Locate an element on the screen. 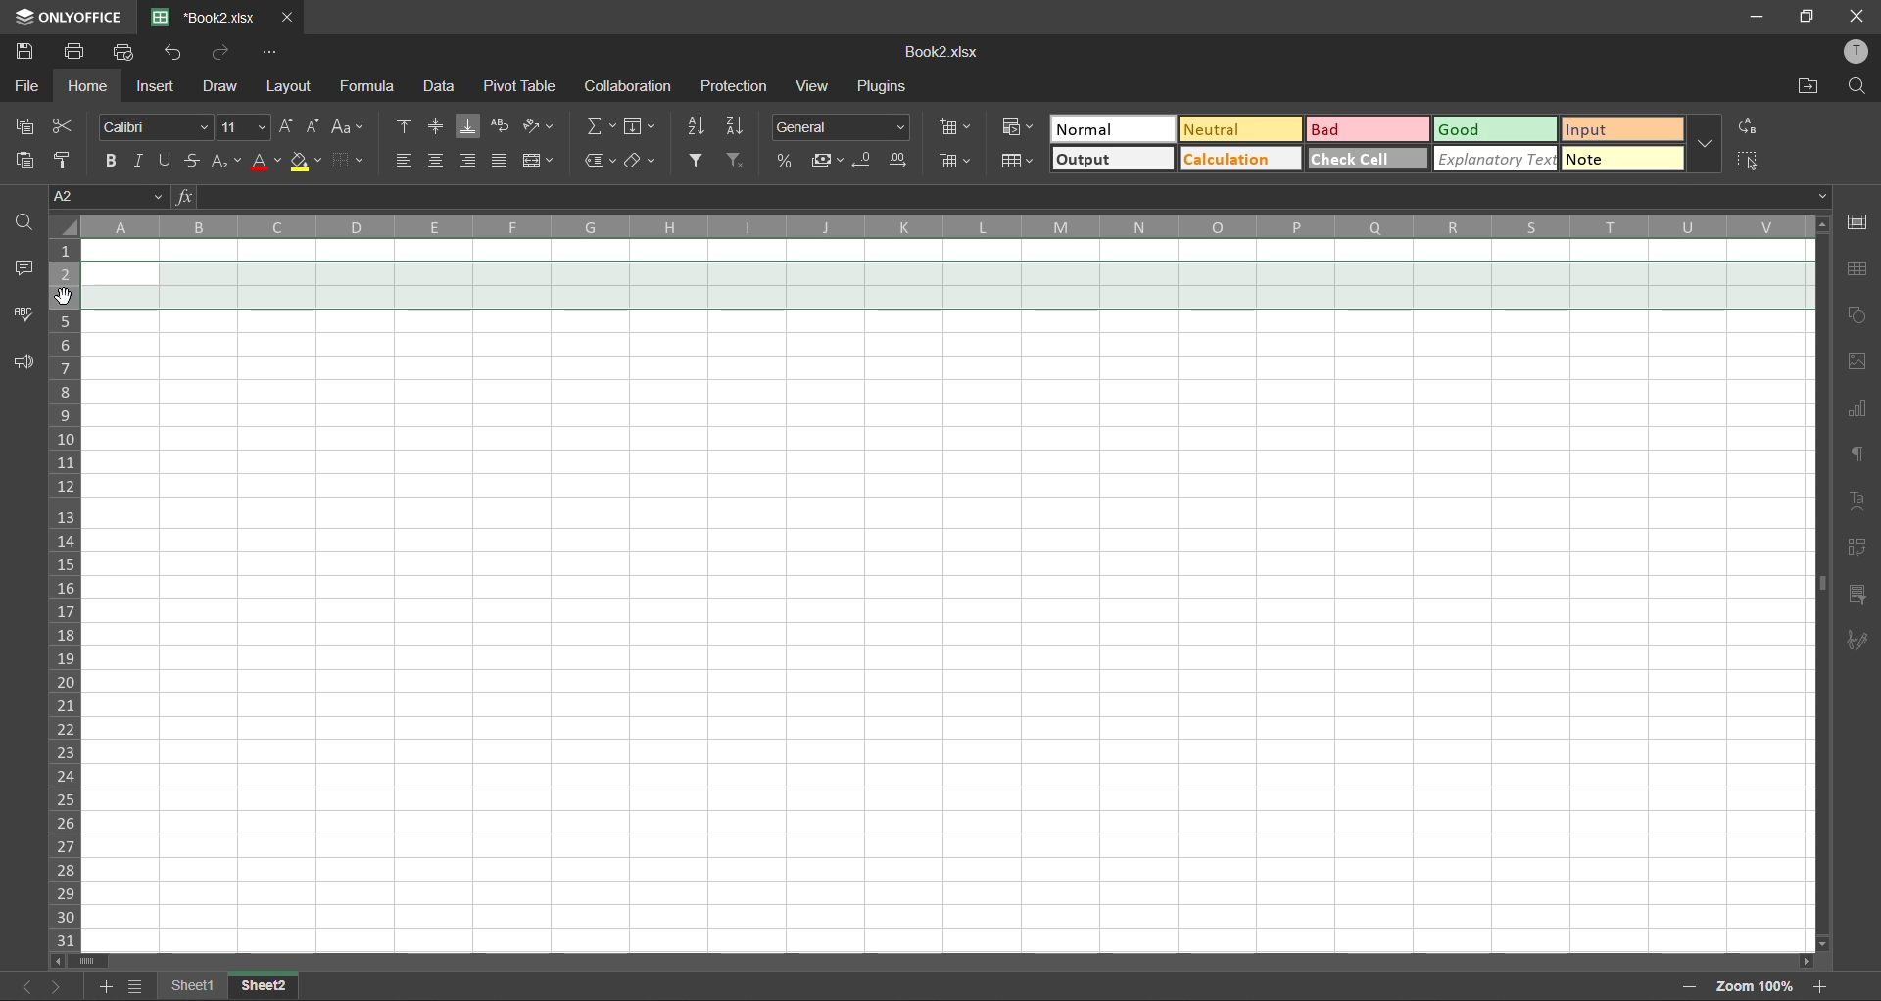  collaboration is located at coordinates (626, 85).